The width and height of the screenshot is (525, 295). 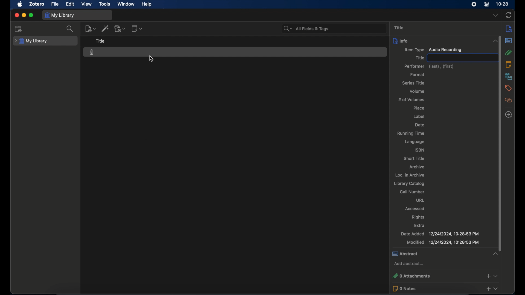 I want to click on add abstract, so click(x=408, y=264).